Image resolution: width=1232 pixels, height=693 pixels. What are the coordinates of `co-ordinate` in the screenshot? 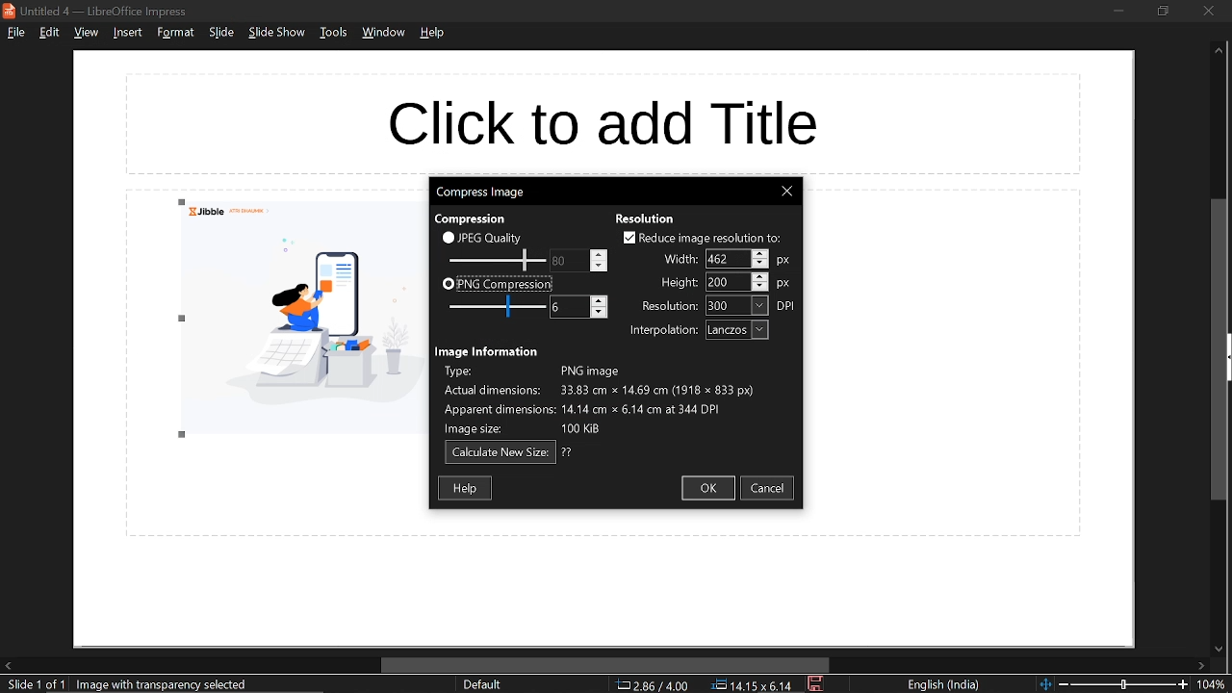 It's located at (653, 684).